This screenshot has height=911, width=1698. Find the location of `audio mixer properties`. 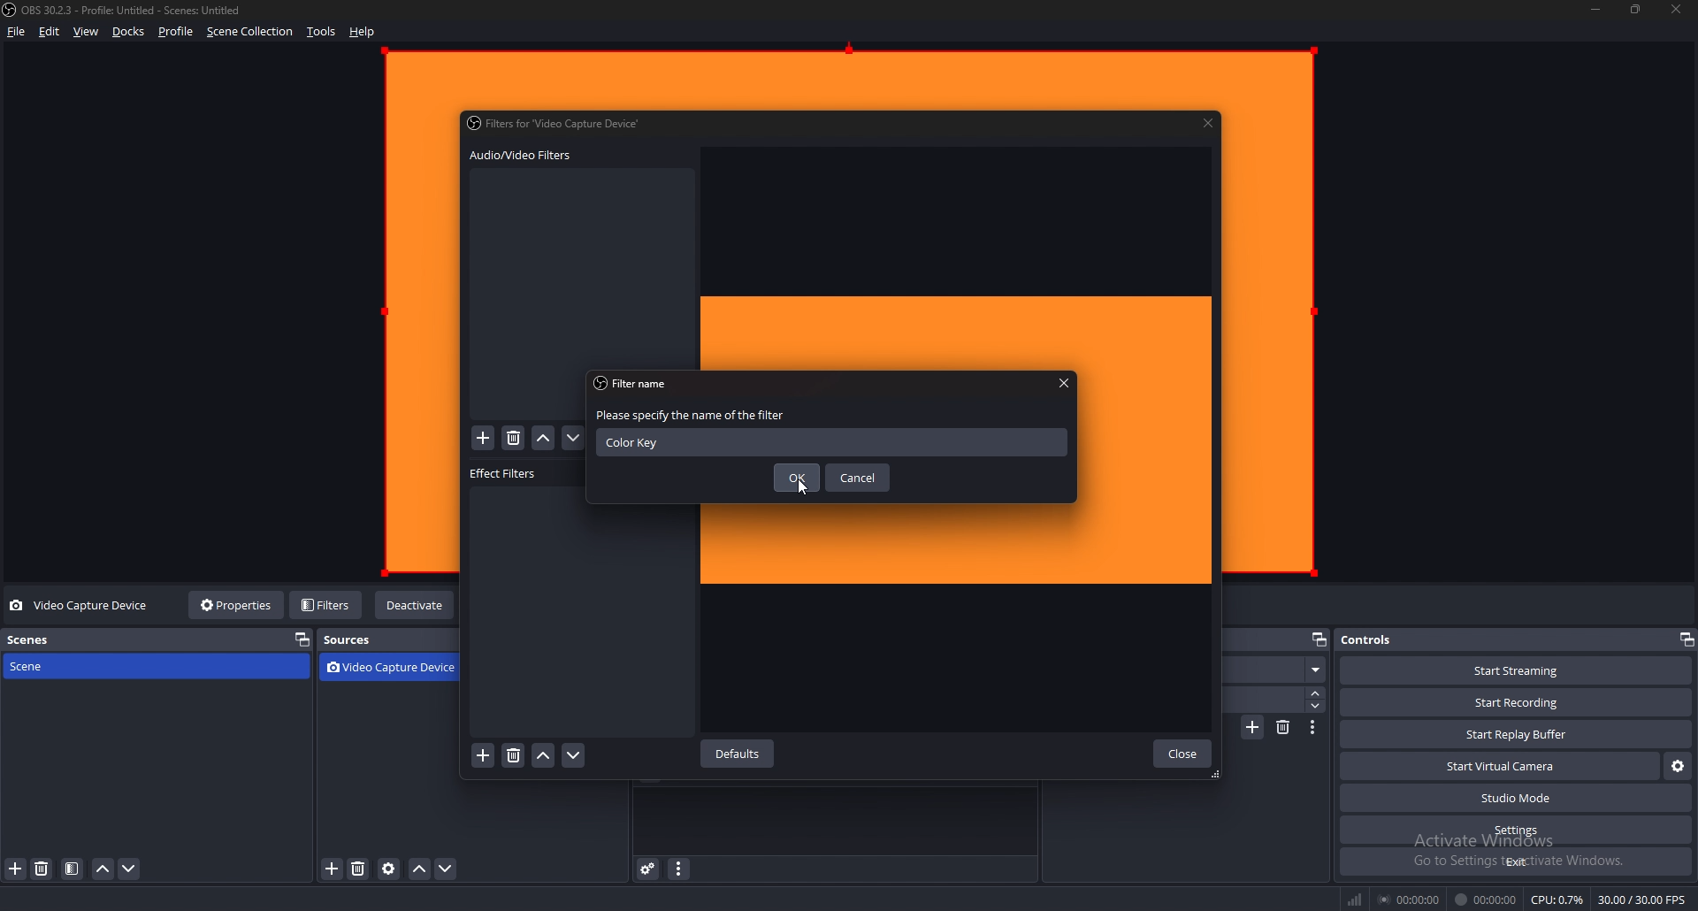

audio mixer properties is located at coordinates (677, 869).